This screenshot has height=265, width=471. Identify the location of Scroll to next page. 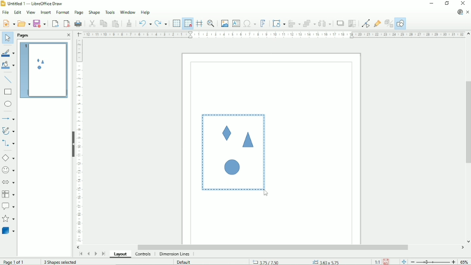
(95, 253).